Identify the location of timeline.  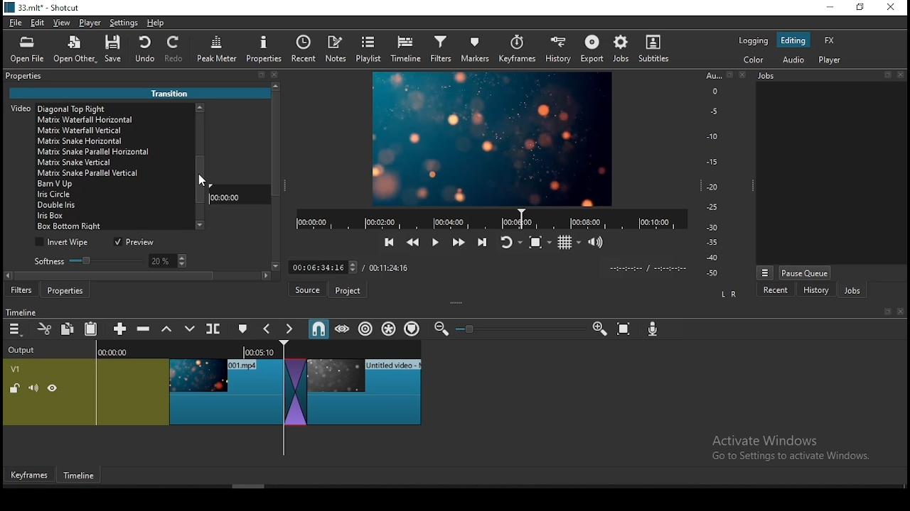
(406, 50).